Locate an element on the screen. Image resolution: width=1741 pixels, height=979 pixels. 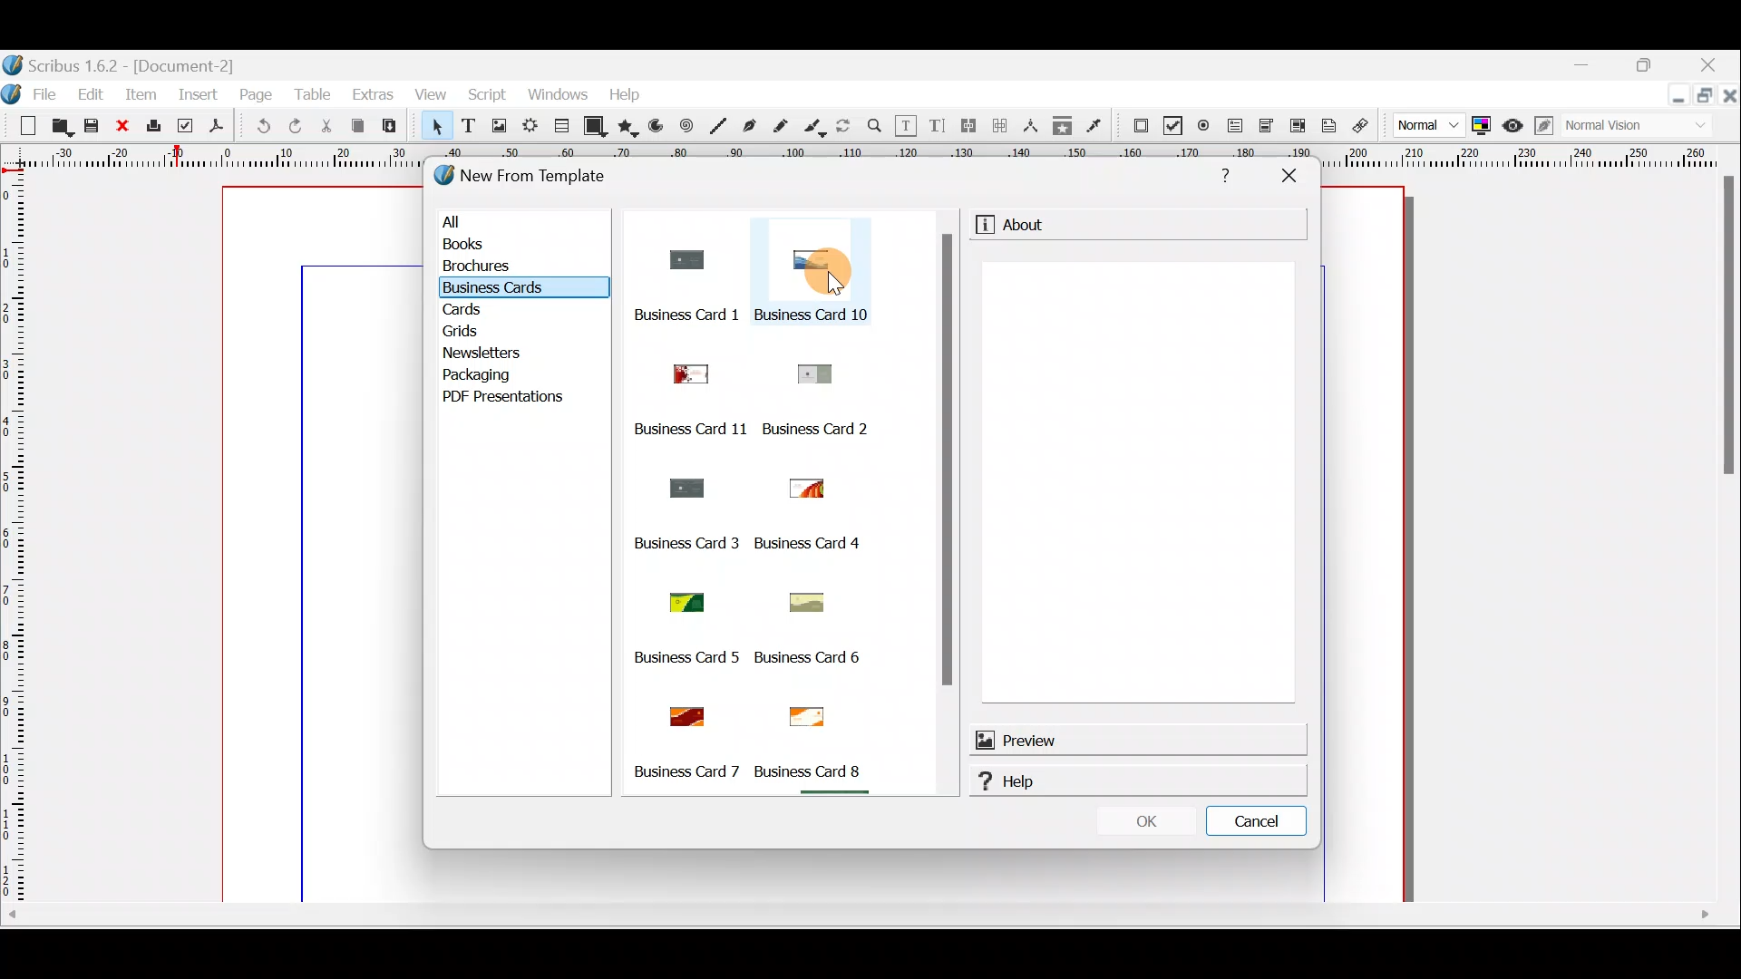
help logo is located at coordinates (979, 781).